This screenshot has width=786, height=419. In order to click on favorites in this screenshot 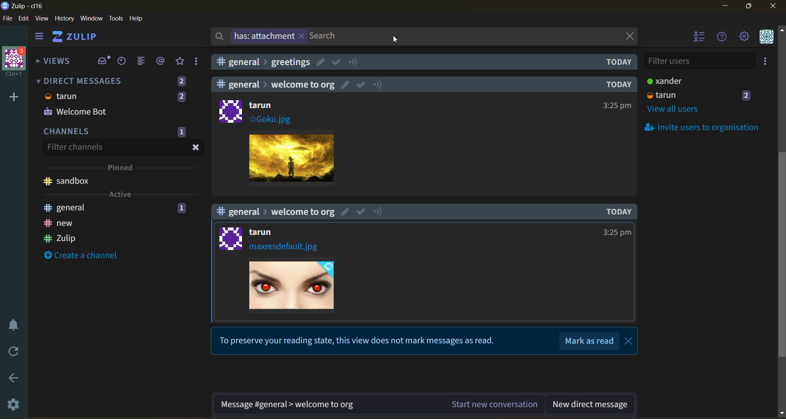, I will do `click(181, 61)`.